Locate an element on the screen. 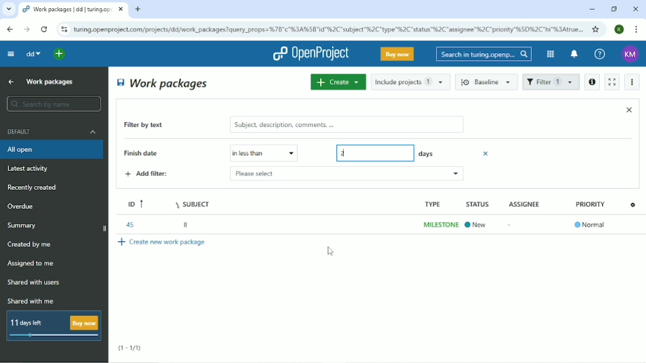 The width and height of the screenshot is (646, 363). Activate zen mode is located at coordinates (611, 82).